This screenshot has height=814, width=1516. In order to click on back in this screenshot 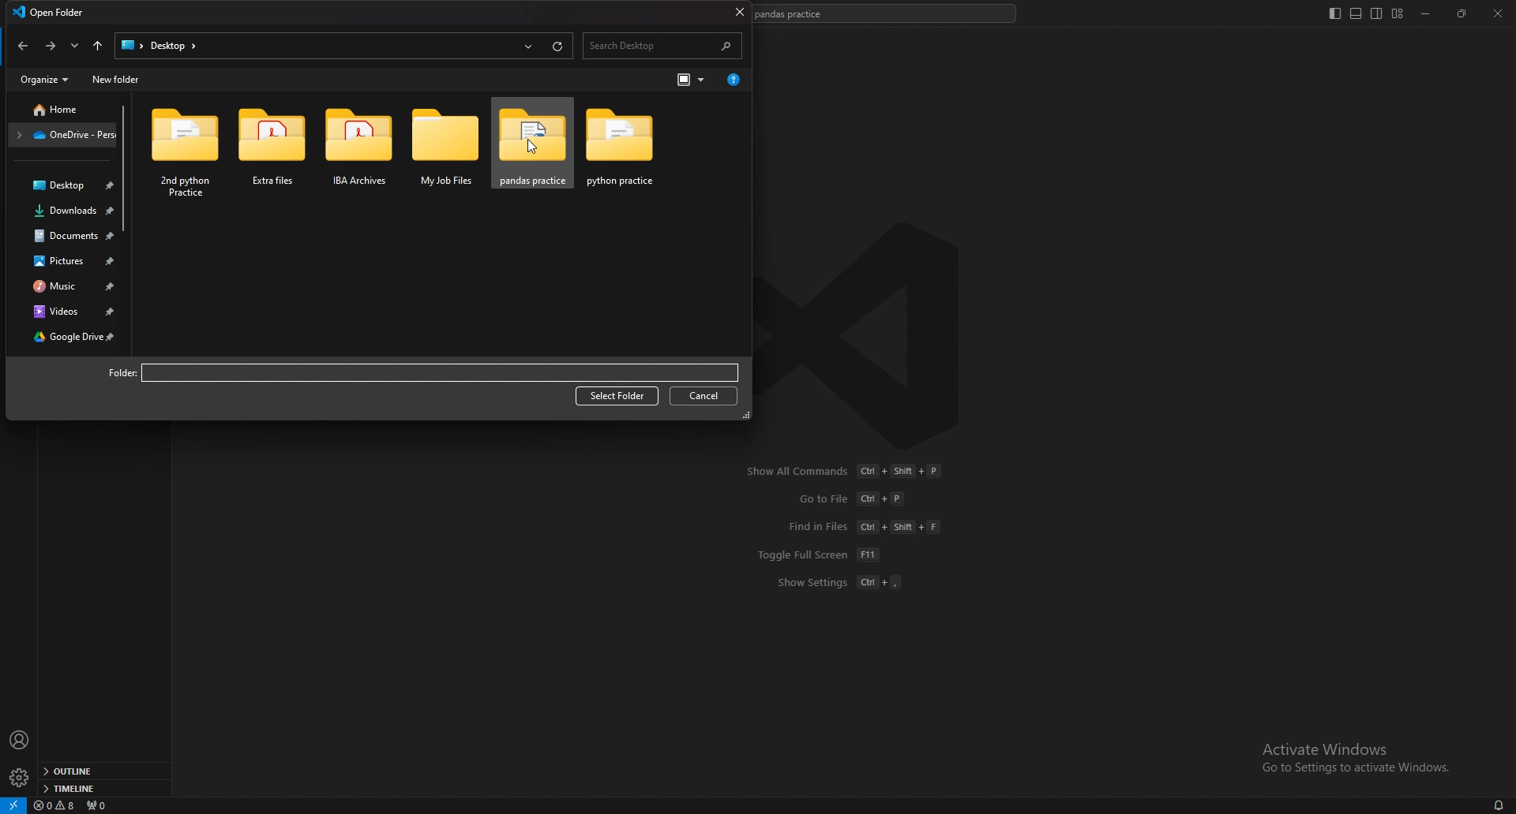, I will do `click(22, 46)`.